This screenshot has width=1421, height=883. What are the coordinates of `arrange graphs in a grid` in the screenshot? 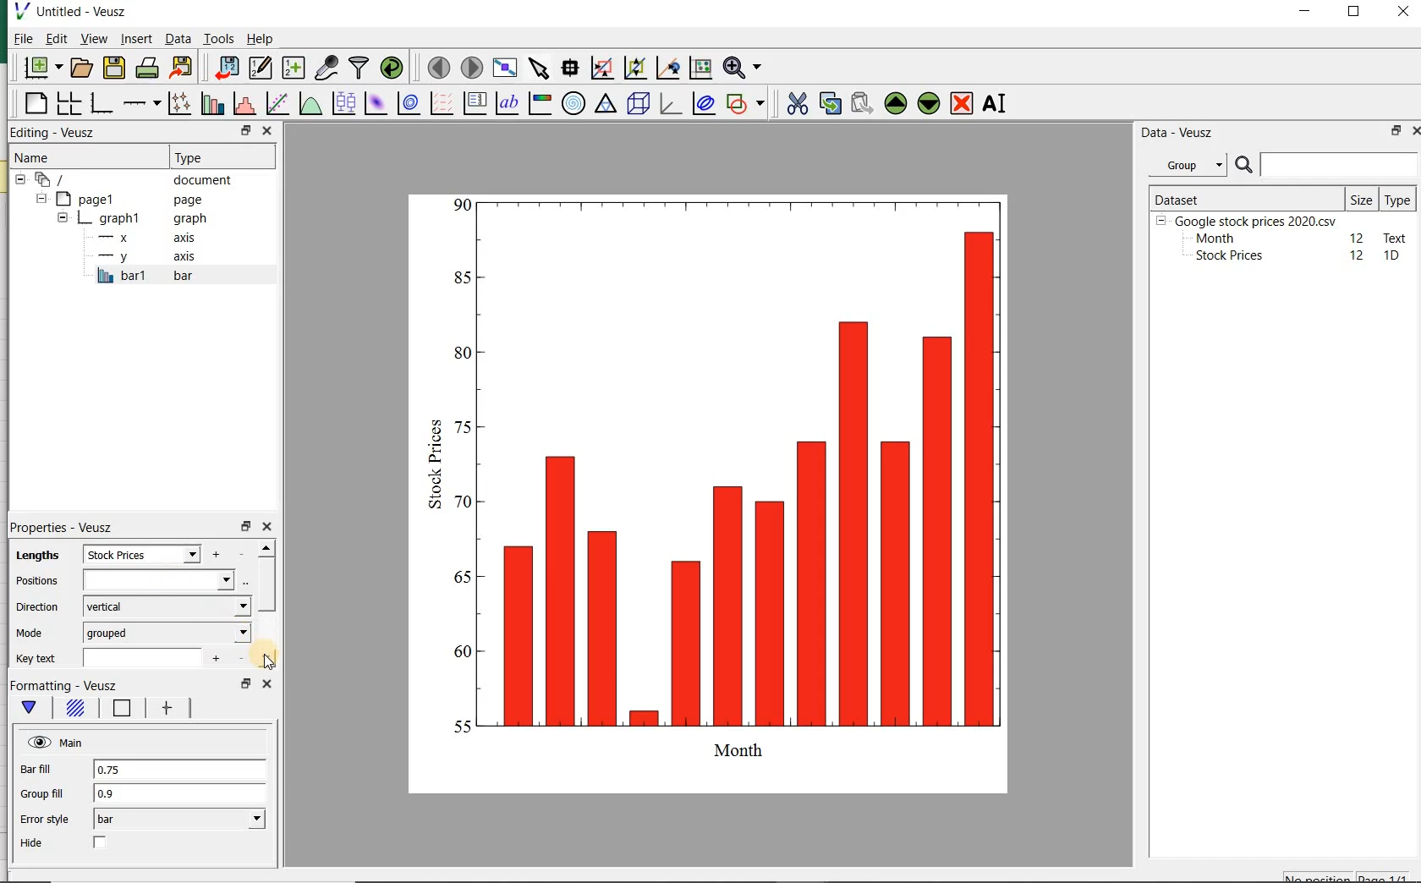 It's located at (67, 104).